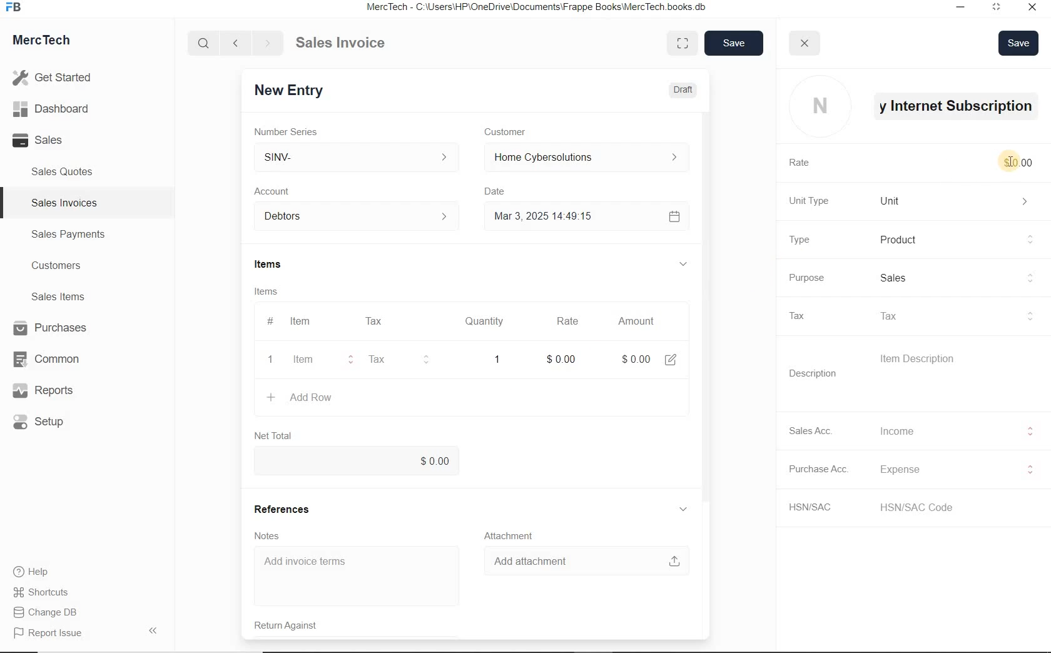 The image size is (1051, 653). Describe the element at coordinates (538, 8) in the screenshot. I see `MercTech - C:\Users\HP\OneDrive\Documents\Frappe Books\MercTech books db` at that location.